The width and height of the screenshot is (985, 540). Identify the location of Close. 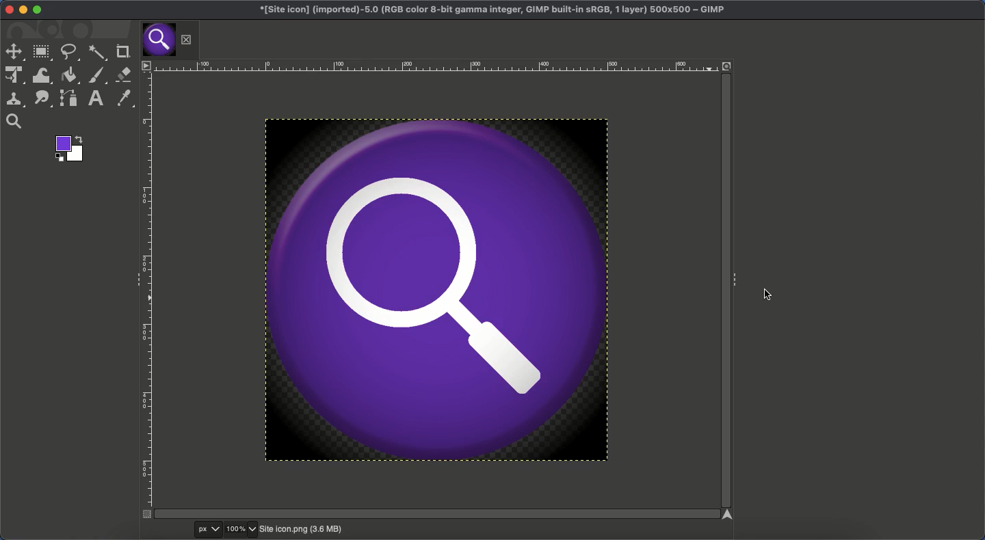
(6, 10).